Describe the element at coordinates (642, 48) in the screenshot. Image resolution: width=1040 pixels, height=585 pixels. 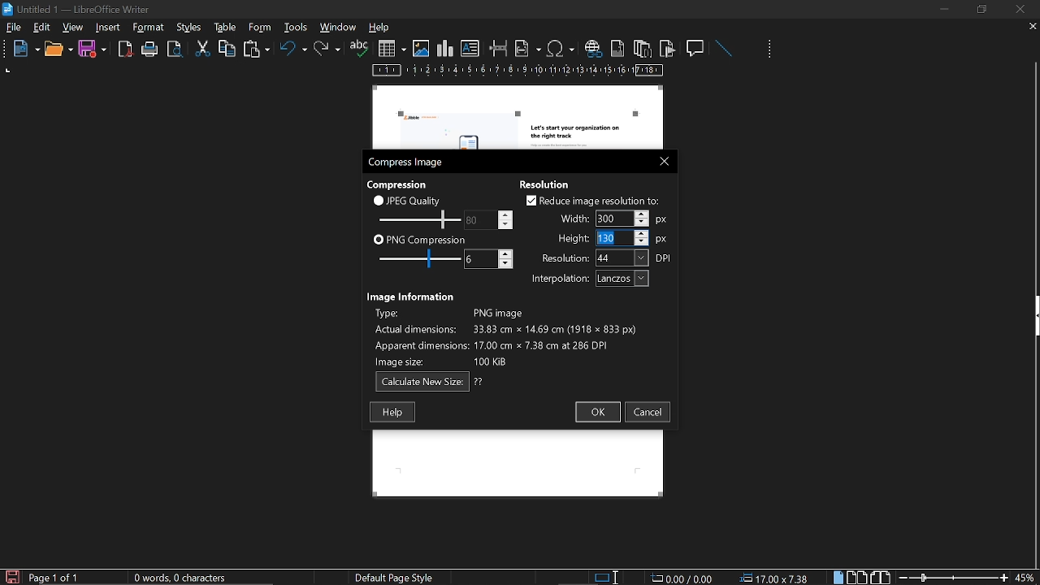
I see `insert endnote` at that location.